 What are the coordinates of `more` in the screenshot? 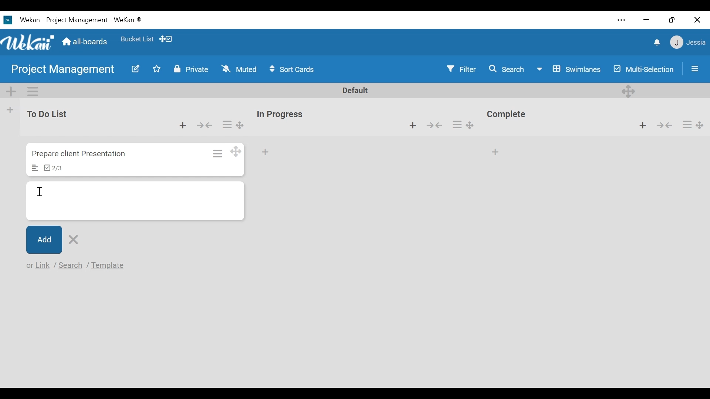 It's located at (621, 20).